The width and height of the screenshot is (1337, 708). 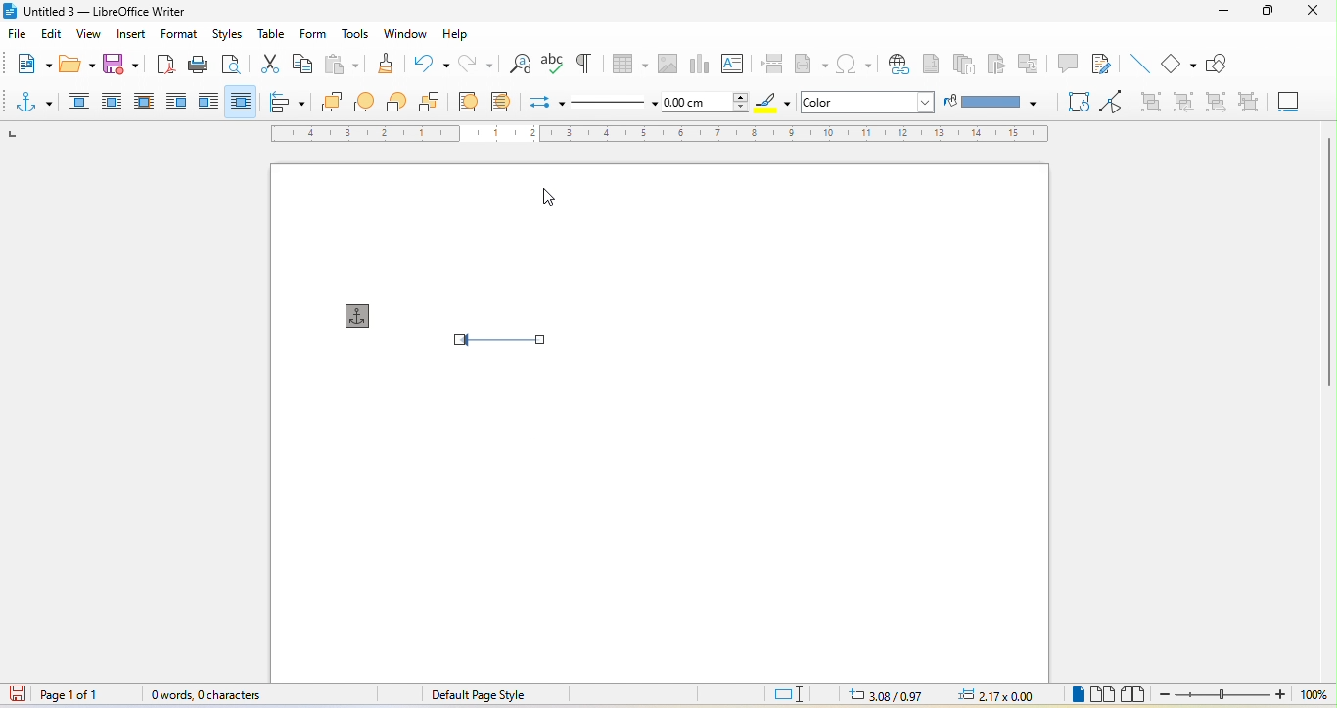 What do you see at coordinates (771, 64) in the screenshot?
I see `page break` at bounding box center [771, 64].